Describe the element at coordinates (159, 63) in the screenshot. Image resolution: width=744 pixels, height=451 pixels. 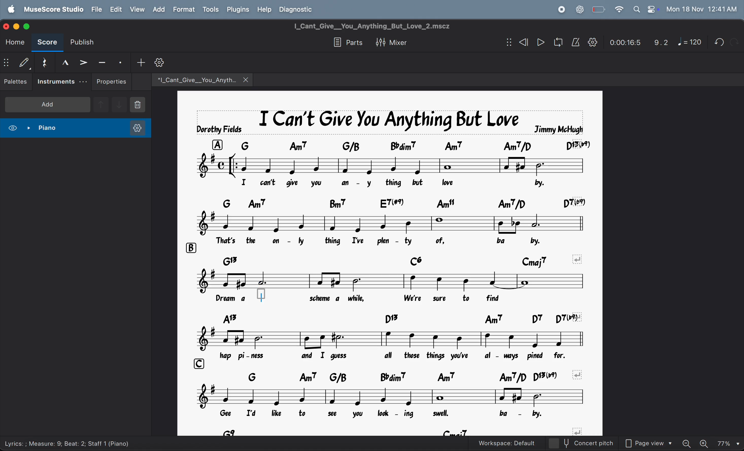
I see `customize toobar` at that location.